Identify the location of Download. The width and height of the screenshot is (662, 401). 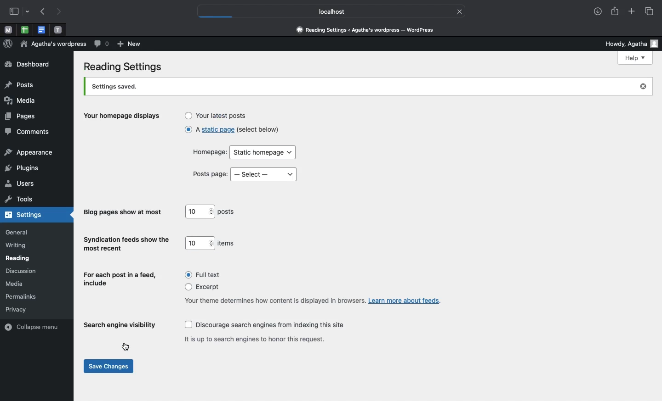
(599, 11).